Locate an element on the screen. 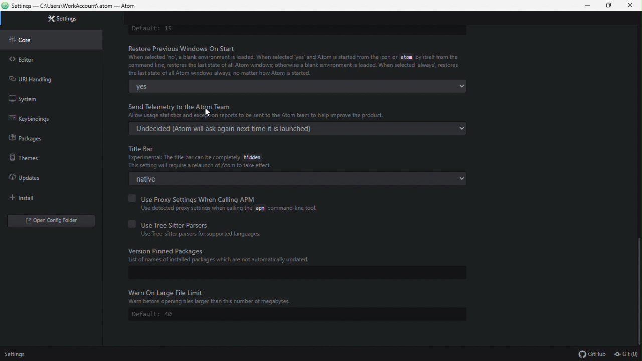 This screenshot has width=642, height=361. editor is located at coordinates (48, 59).